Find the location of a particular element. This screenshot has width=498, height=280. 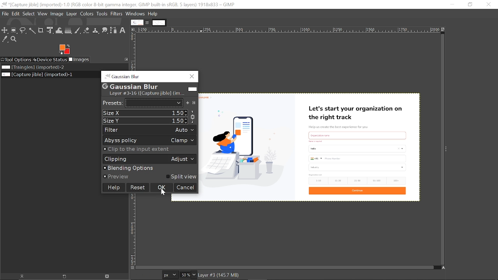

Current image Units  is located at coordinates (170, 275).